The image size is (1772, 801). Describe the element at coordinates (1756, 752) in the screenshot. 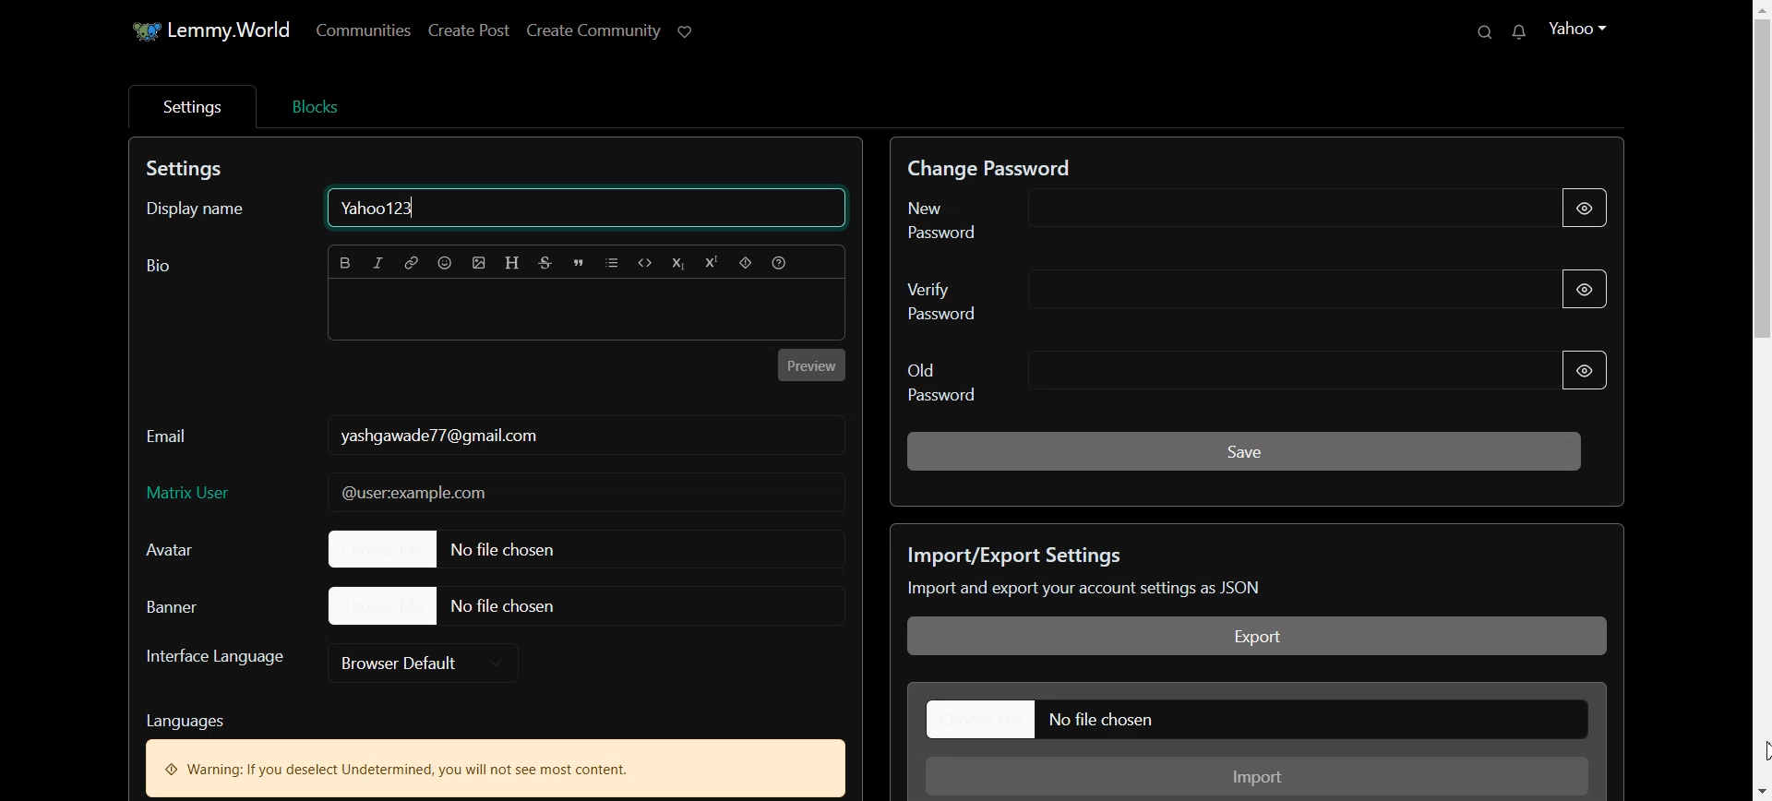

I see `Cursor` at that location.